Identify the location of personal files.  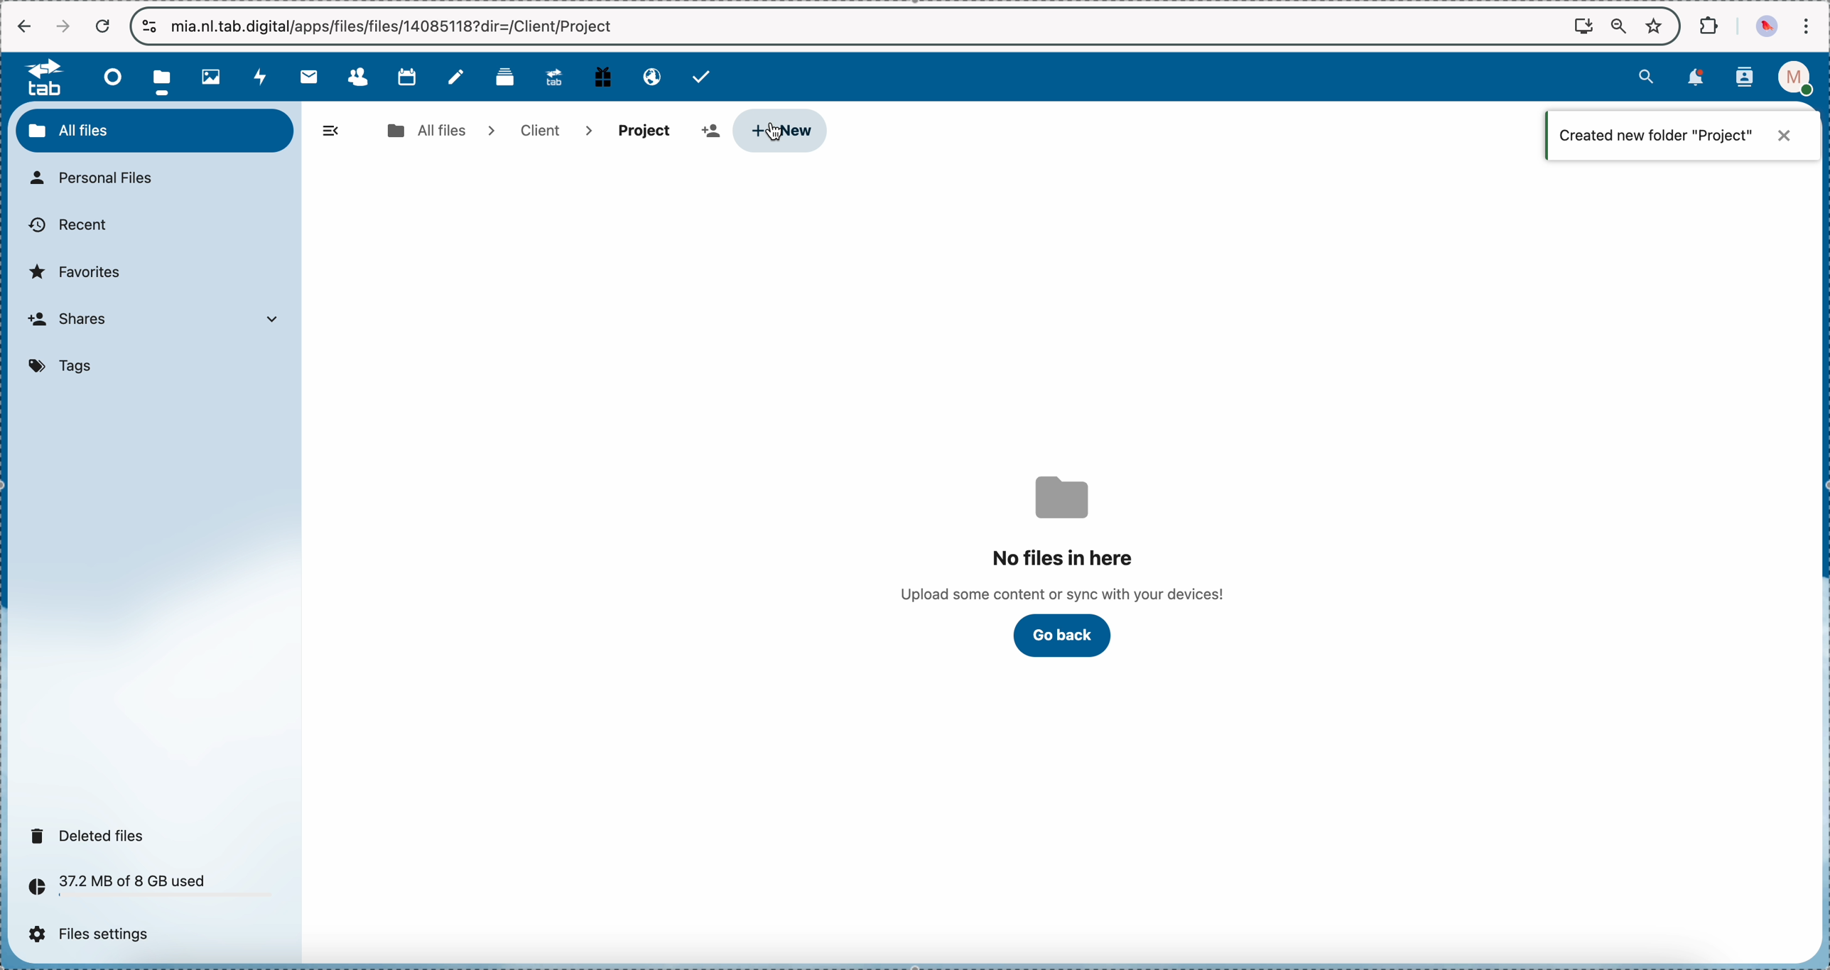
(99, 179).